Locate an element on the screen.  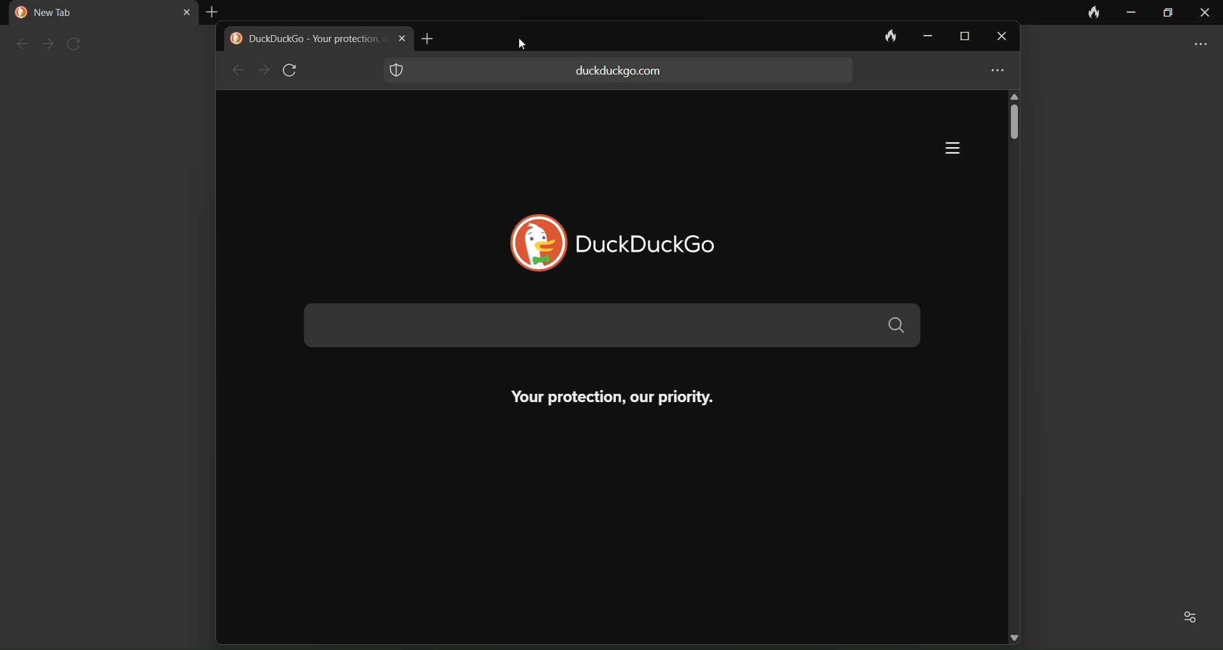
add tab is located at coordinates (214, 10).